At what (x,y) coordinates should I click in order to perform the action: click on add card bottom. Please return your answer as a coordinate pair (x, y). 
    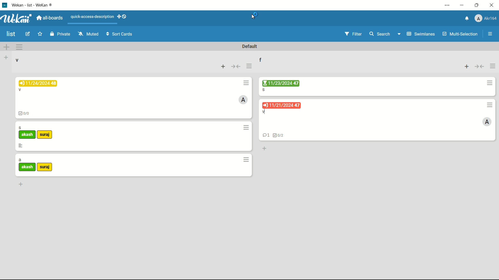
    Looking at the image, I should click on (264, 148).